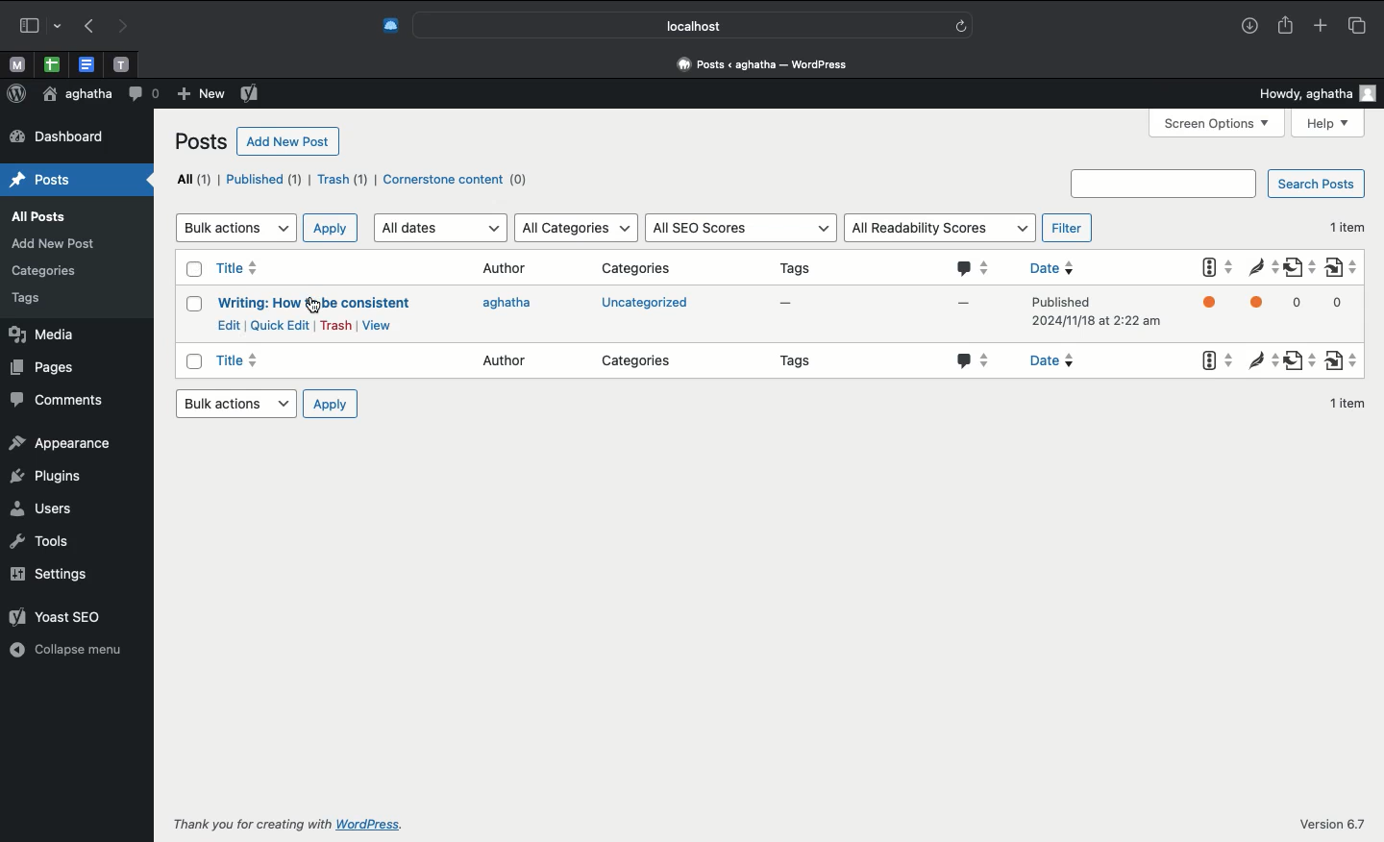 Image resolution: width=1384 pixels, height=842 pixels. Describe the element at coordinates (1262, 308) in the screenshot. I see `readability` at that location.